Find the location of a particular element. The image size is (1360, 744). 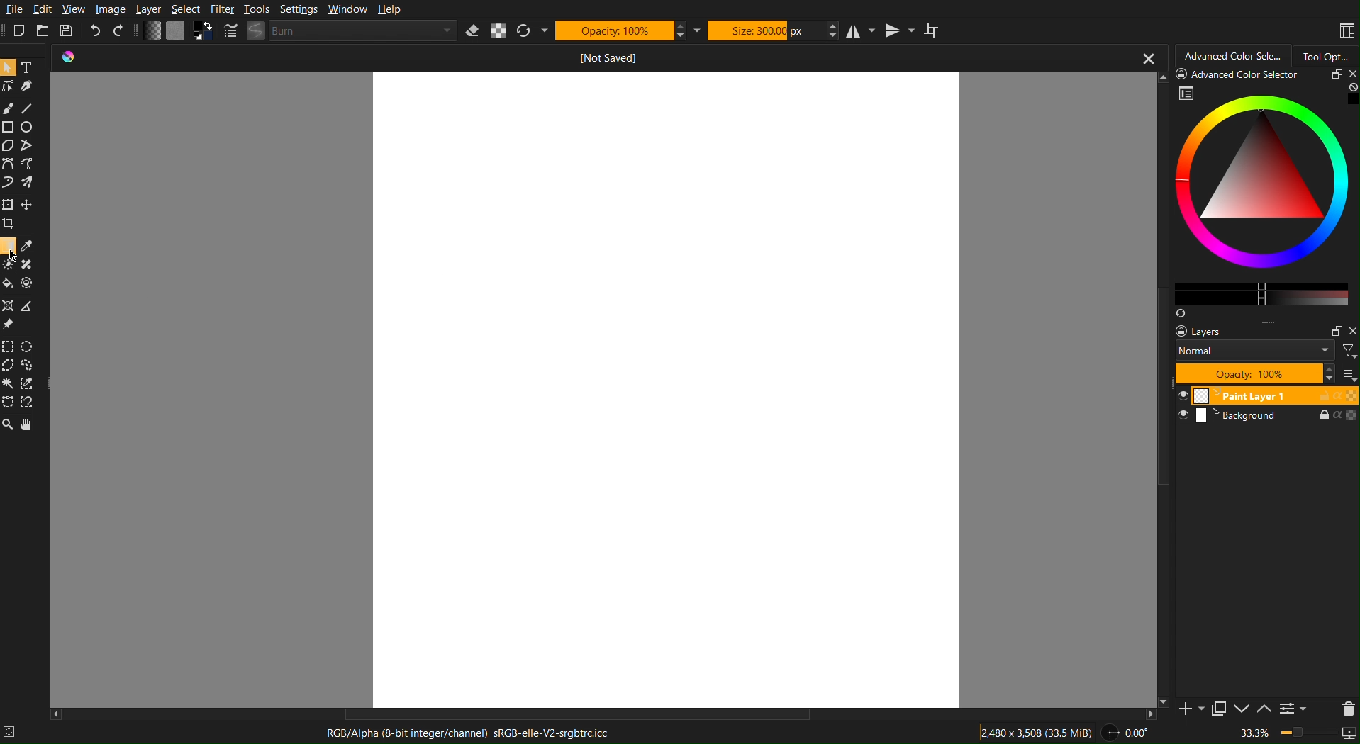

Move is located at coordinates (31, 425).